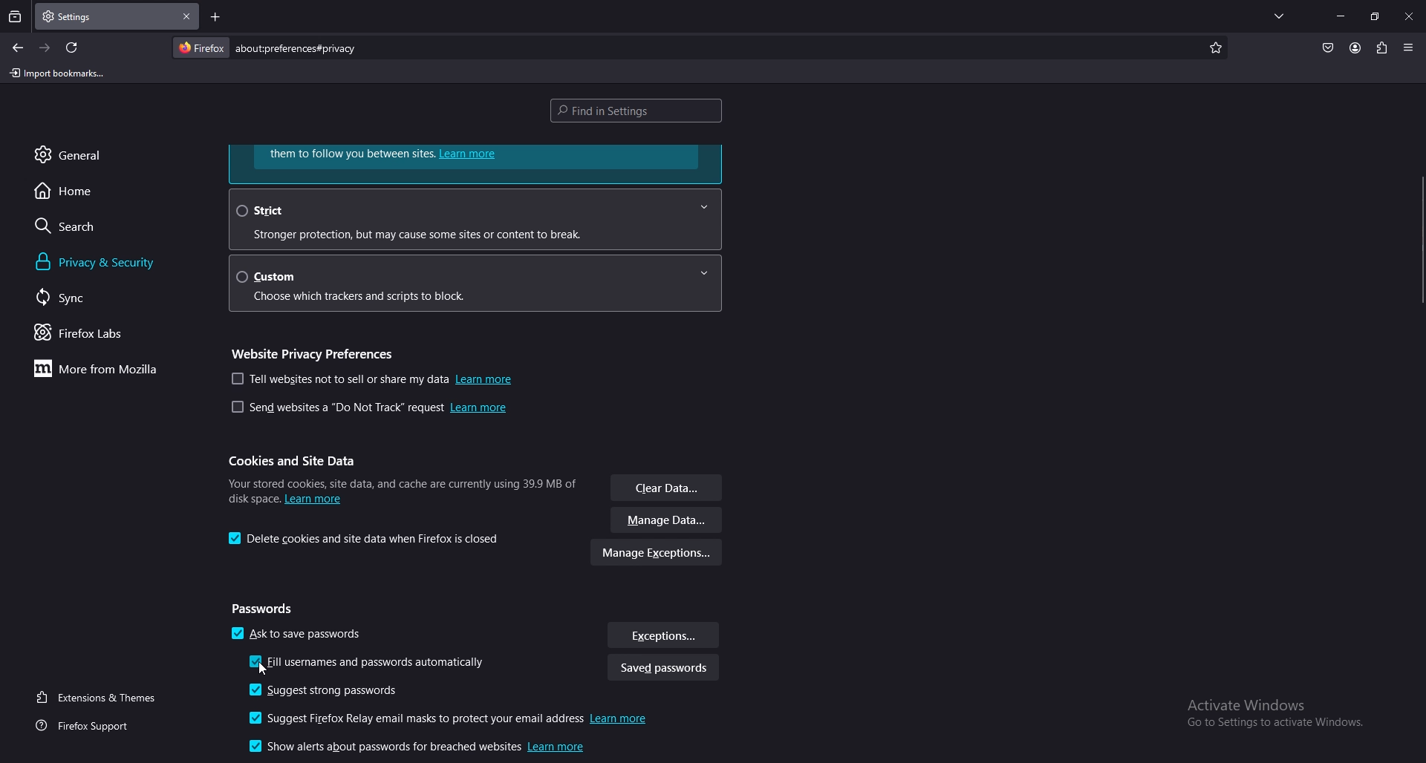 Image resolution: width=1426 pixels, height=763 pixels. I want to click on home, so click(86, 191).